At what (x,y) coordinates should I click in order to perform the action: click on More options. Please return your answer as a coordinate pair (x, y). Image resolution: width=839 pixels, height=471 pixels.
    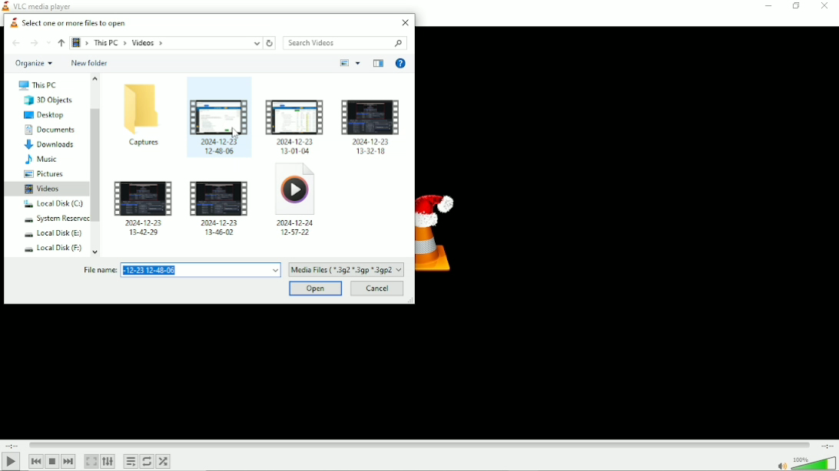
    Looking at the image, I should click on (358, 64).